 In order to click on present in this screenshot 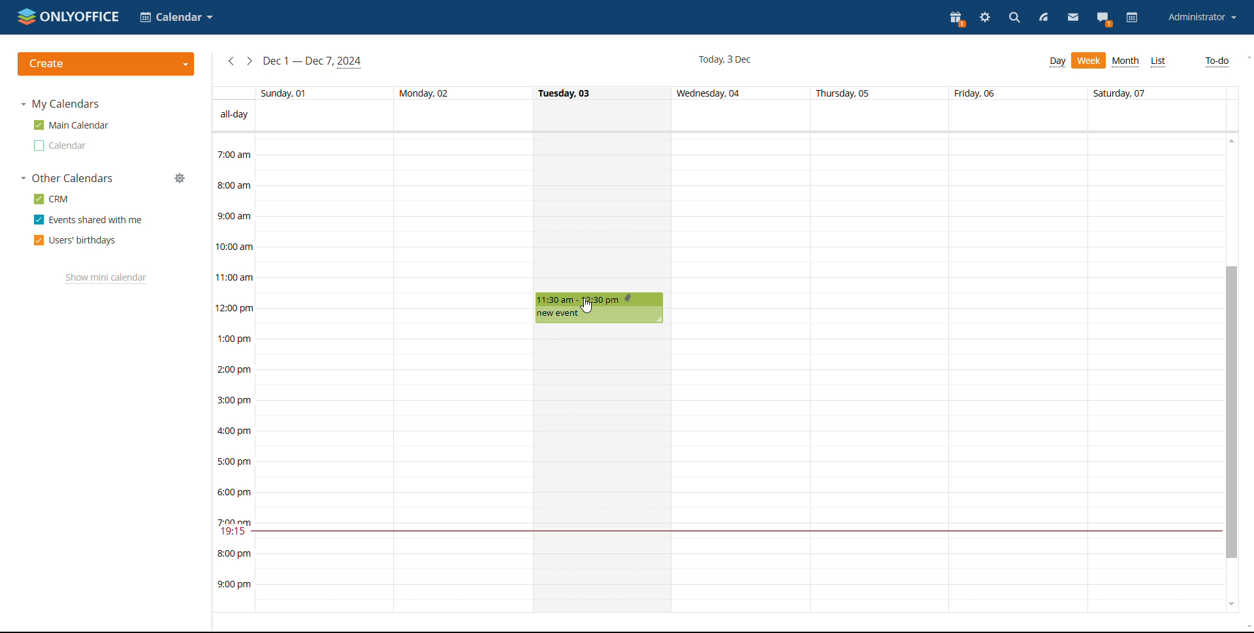, I will do `click(957, 18)`.